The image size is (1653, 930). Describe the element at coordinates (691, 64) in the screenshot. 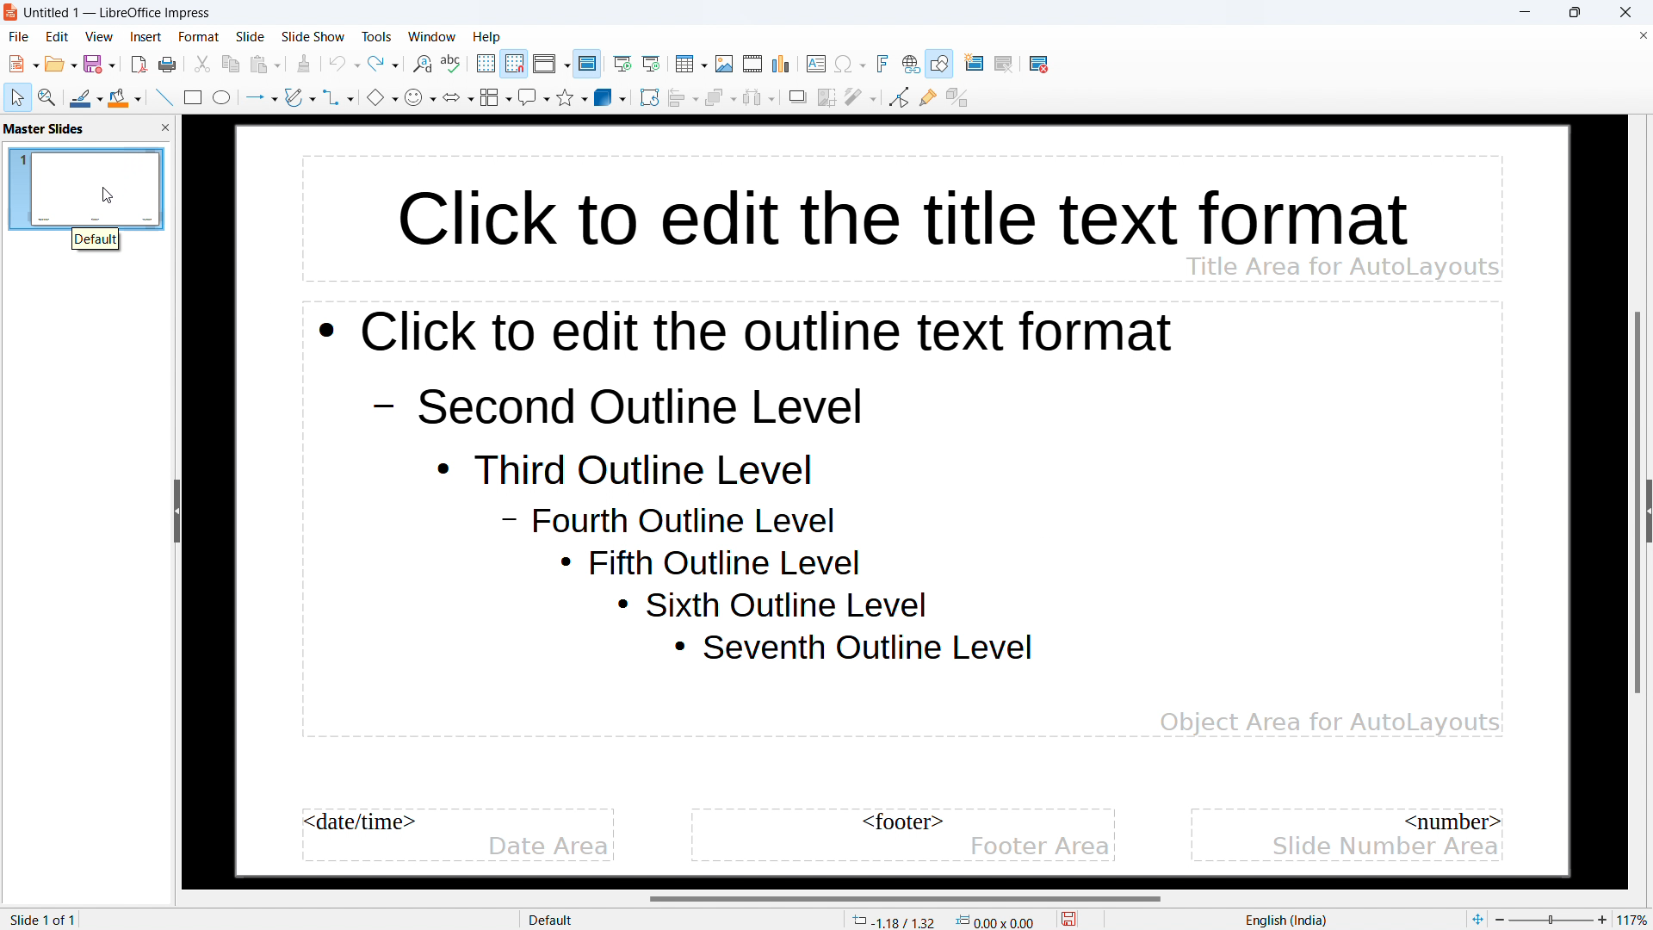

I see `insert table` at that location.